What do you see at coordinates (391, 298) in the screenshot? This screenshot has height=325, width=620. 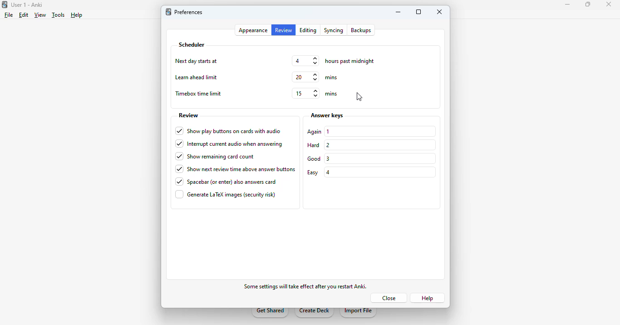 I see `close` at bounding box center [391, 298].